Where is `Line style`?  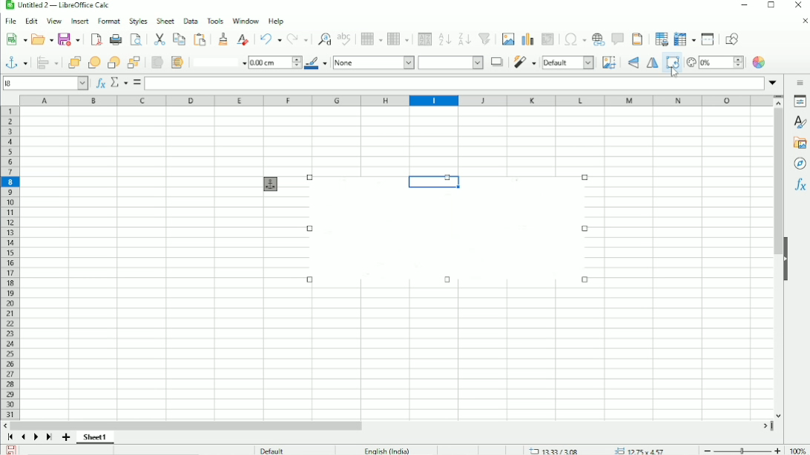
Line style is located at coordinates (217, 62).